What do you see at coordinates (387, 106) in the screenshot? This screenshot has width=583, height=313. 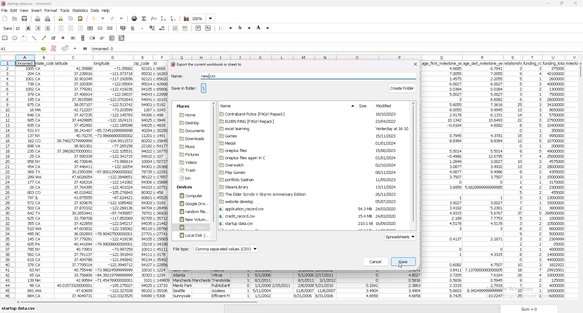 I see `modified` at bounding box center [387, 106].